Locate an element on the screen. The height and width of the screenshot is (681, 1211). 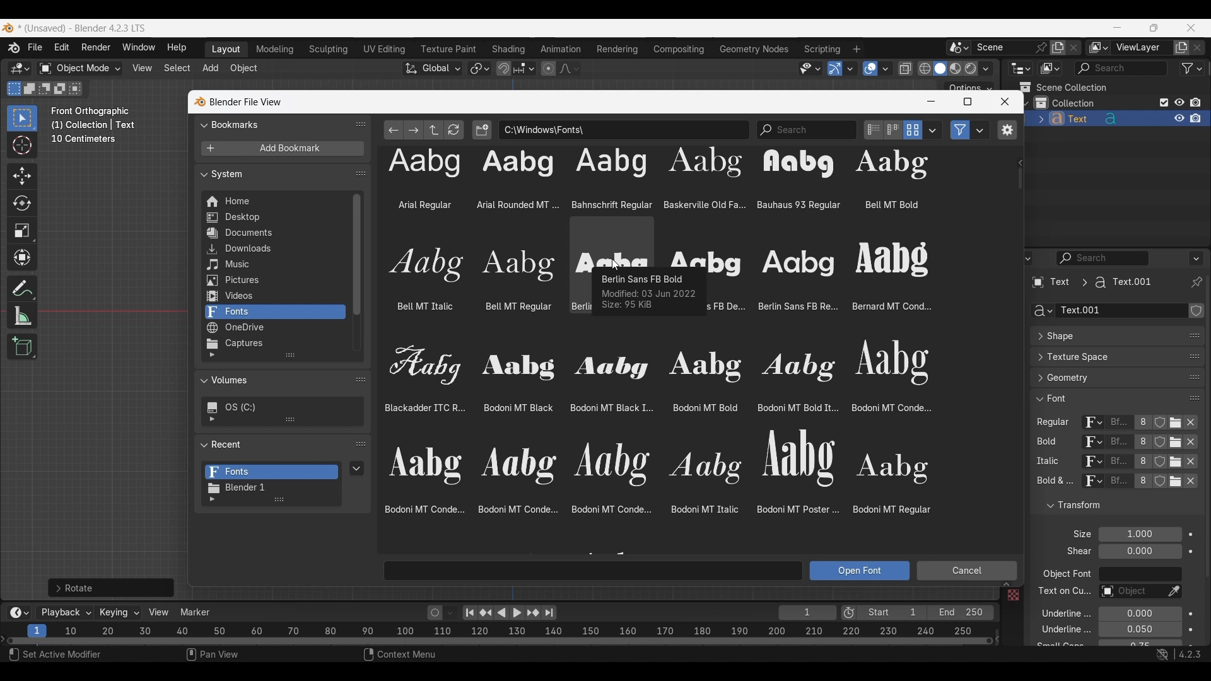
Display filter is located at coordinates (1103, 258).